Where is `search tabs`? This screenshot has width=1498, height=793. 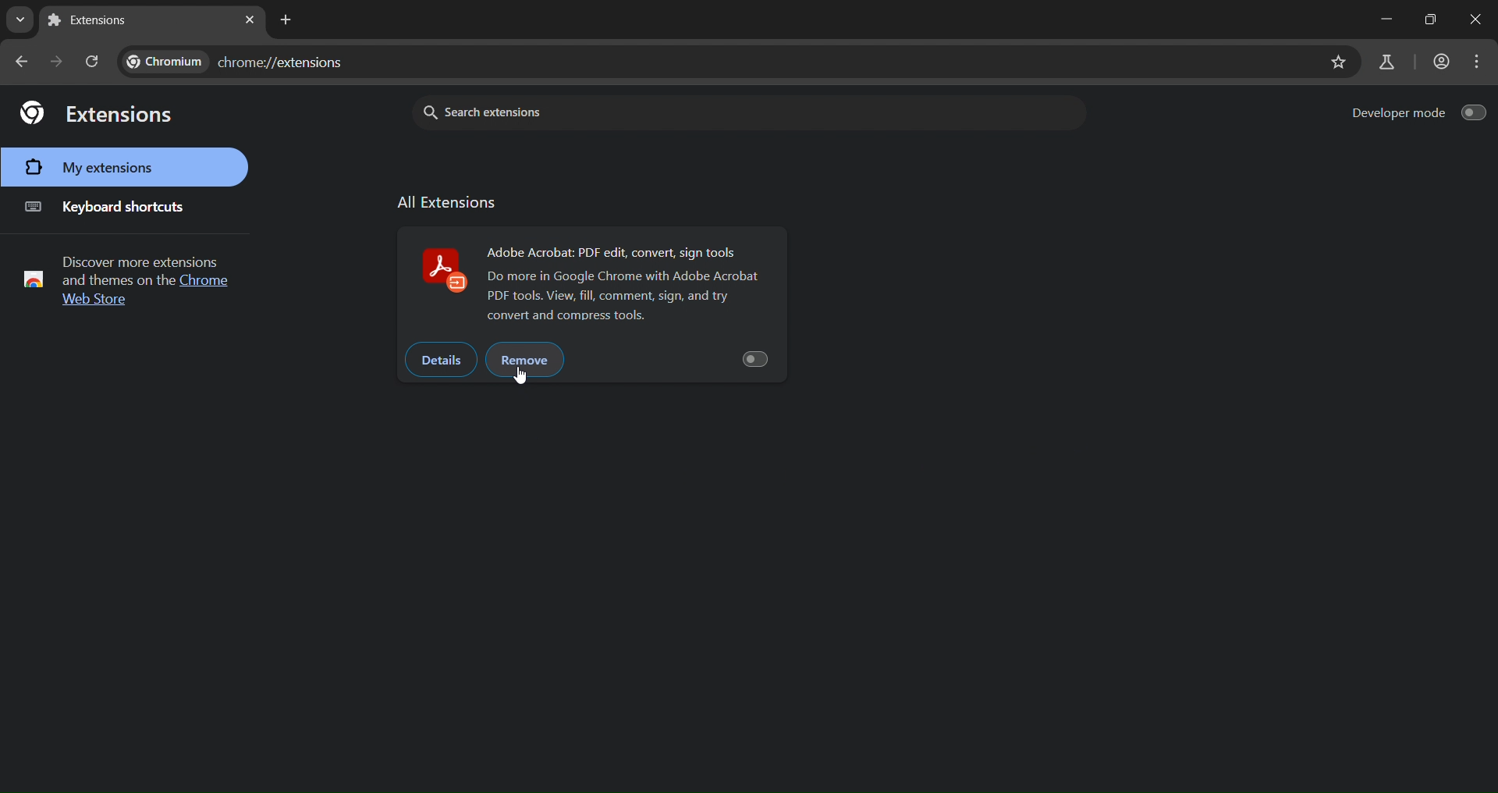 search tabs is located at coordinates (19, 22).